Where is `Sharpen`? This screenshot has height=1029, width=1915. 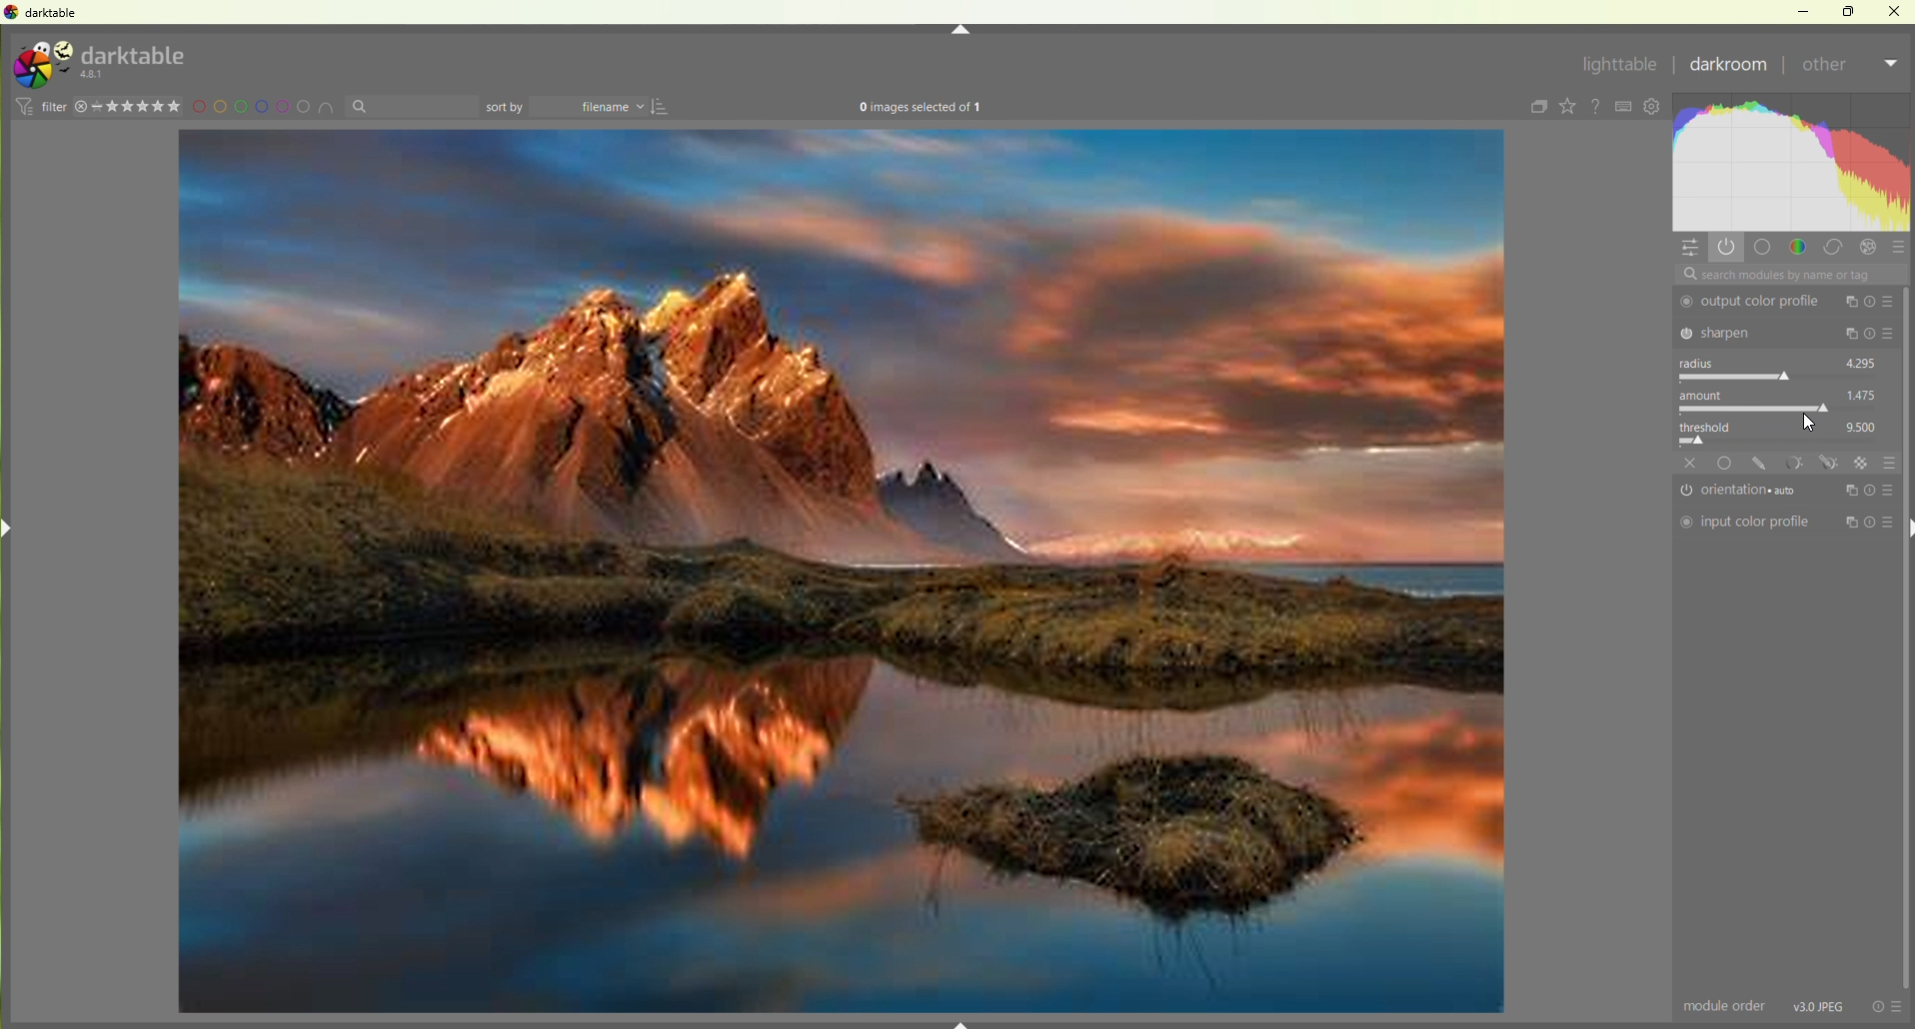 Sharpen is located at coordinates (1755, 332).